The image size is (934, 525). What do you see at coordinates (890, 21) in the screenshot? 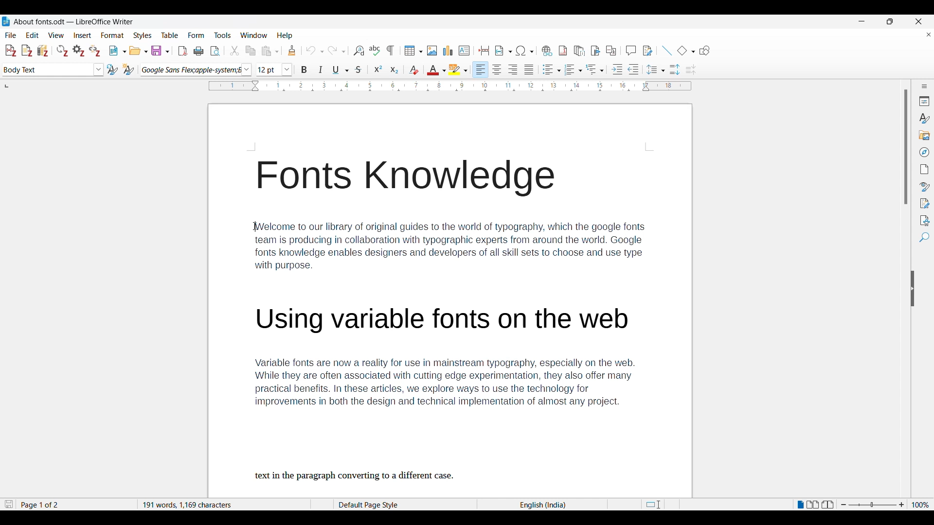
I see `Show in smaller tab` at bounding box center [890, 21].